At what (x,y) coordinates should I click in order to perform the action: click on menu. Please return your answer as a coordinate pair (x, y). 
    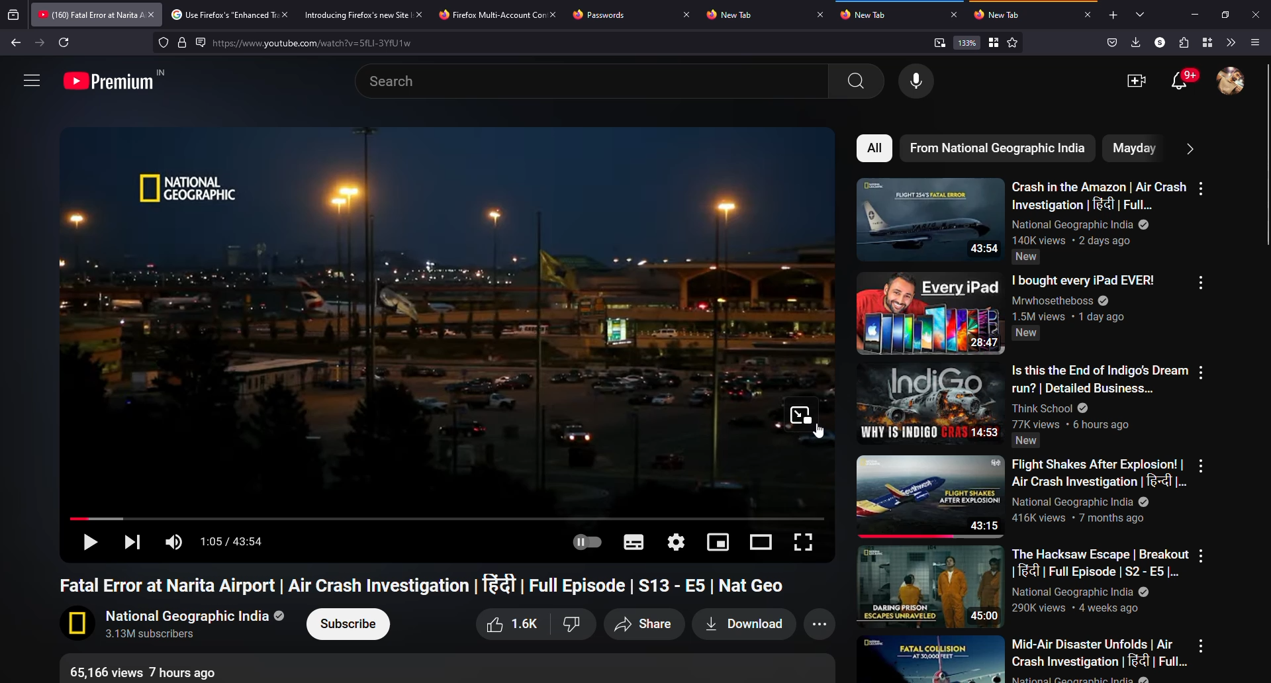
    Looking at the image, I should click on (1257, 42).